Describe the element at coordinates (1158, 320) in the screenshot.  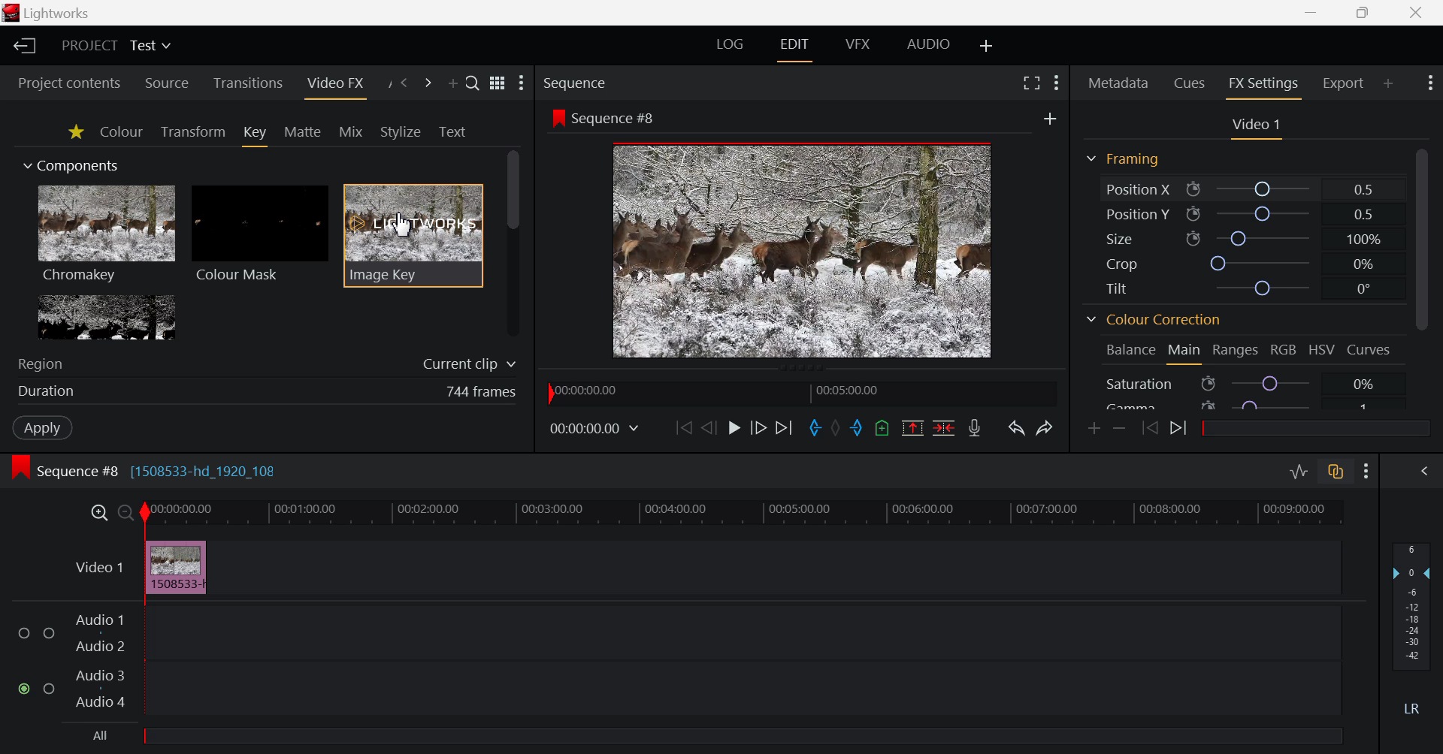
I see `Colour Correction` at that location.